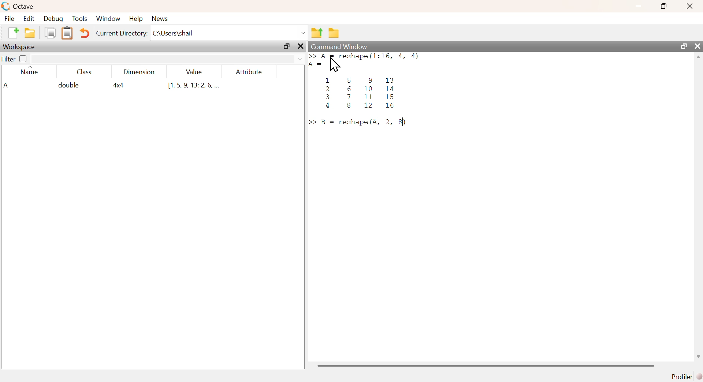 The height and width of the screenshot is (382, 703). Describe the element at coordinates (67, 34) in the screenshot. I see `paste` at that location.